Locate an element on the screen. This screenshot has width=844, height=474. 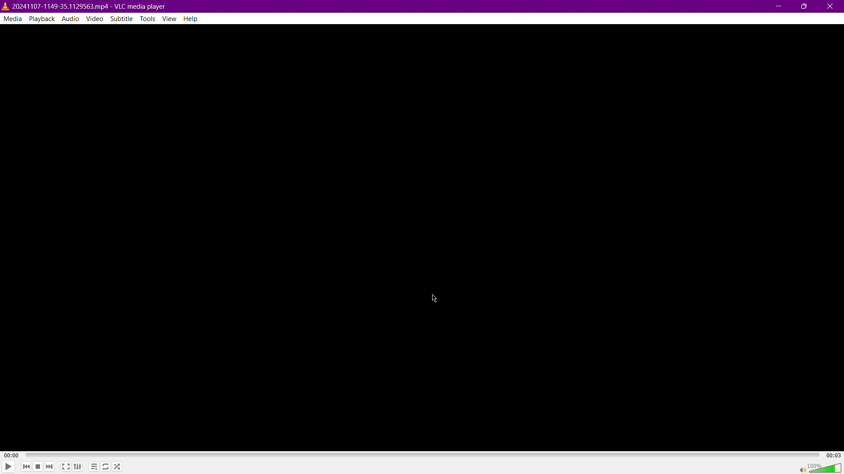
Toggle playlist is located at coordinates (93, 466).